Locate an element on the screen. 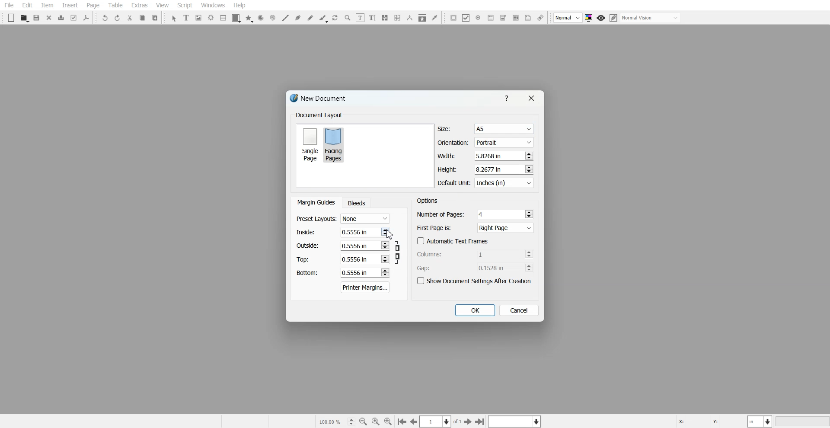 The image size is (830, 428). Render Frame is located at coordinates (211, 18).